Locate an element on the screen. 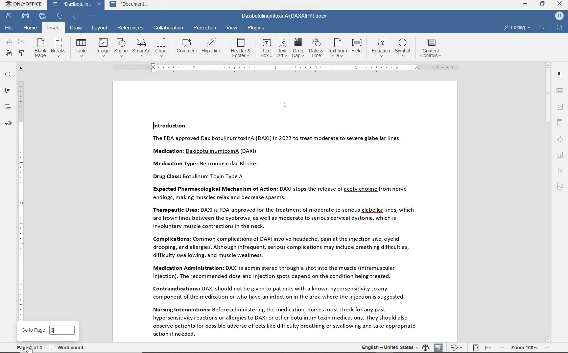  editing is located at coordinates (516, 27).